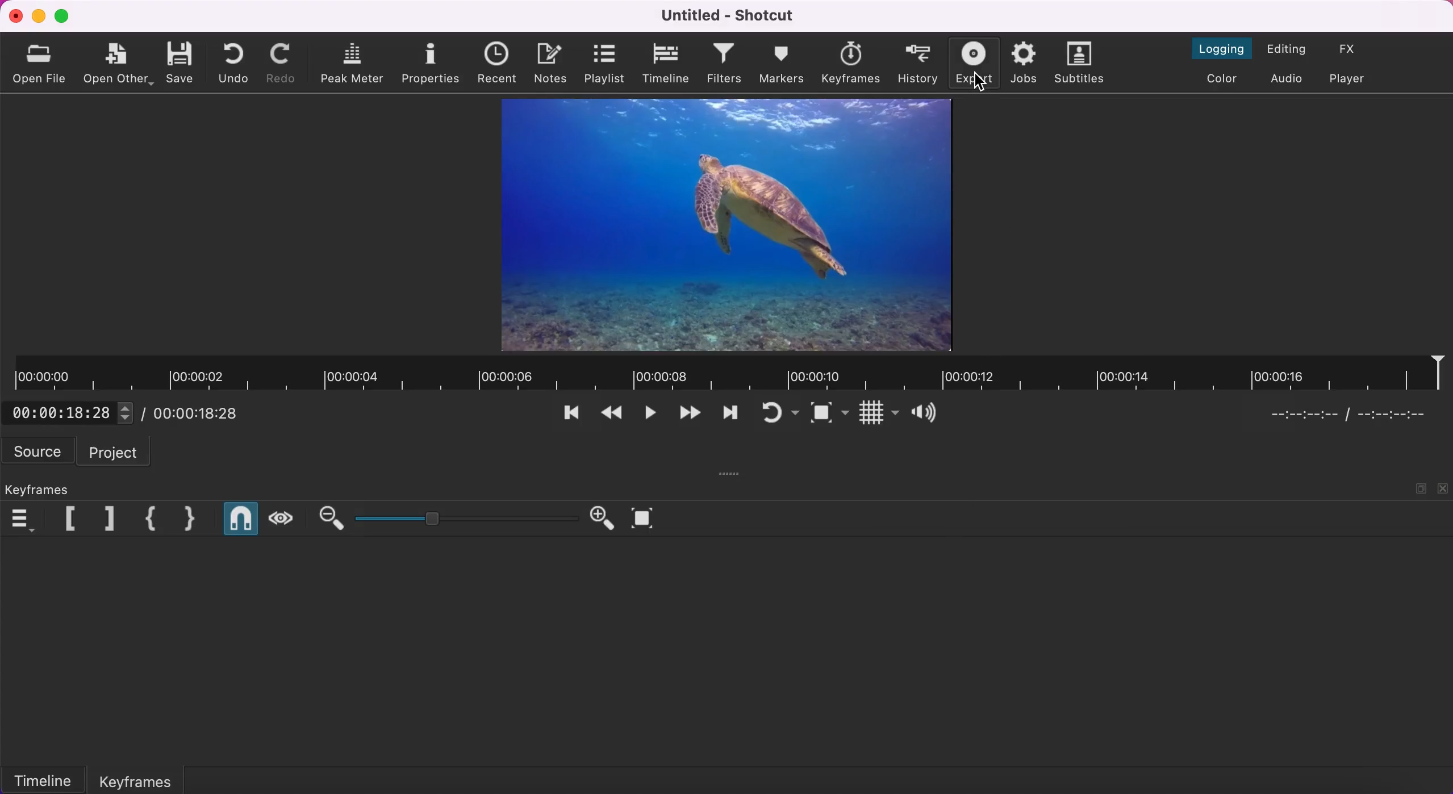 Image resolution: width=1453 pixels, height=794 pixels. What do you see at coordinates (431, 61) in the screenshot?
I see `properties` at bounding box center [431, 61].